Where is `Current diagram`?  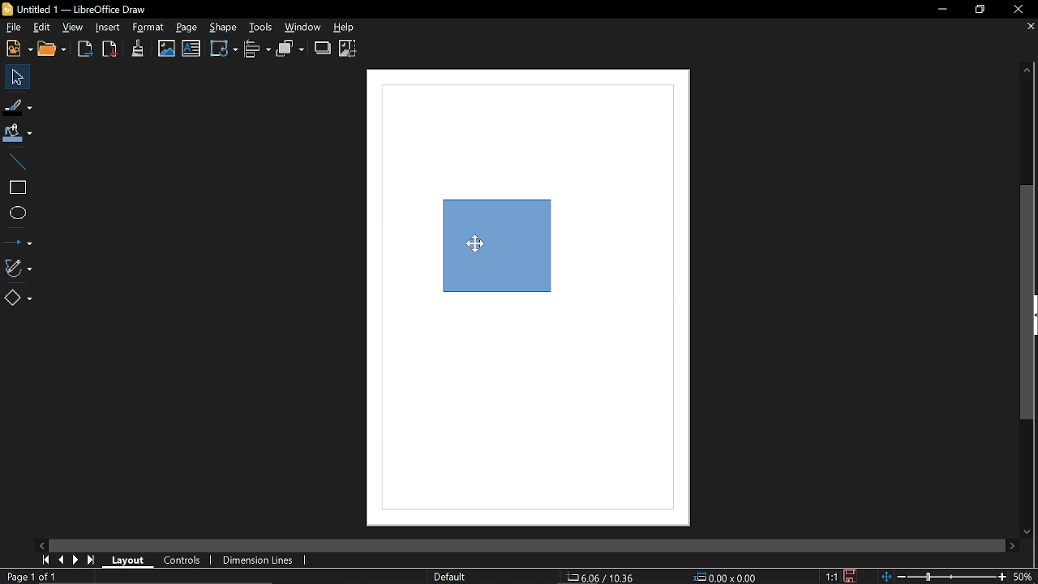 Current diagram is located at coordinates (498, 260).